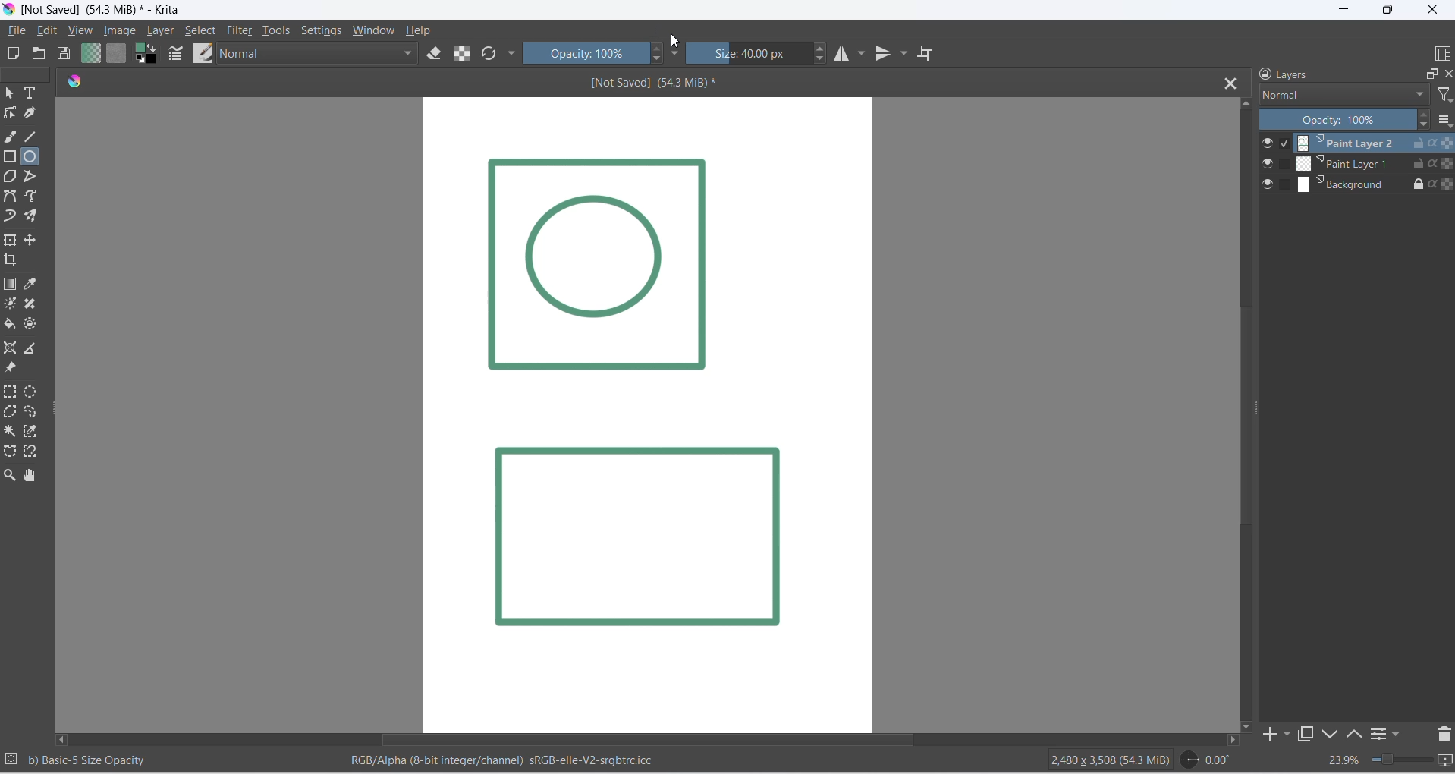  What do you see at coordinates (850, 54) in the screenshot?
I see `horizontal mirror tool` at bounding box center [850, 54].